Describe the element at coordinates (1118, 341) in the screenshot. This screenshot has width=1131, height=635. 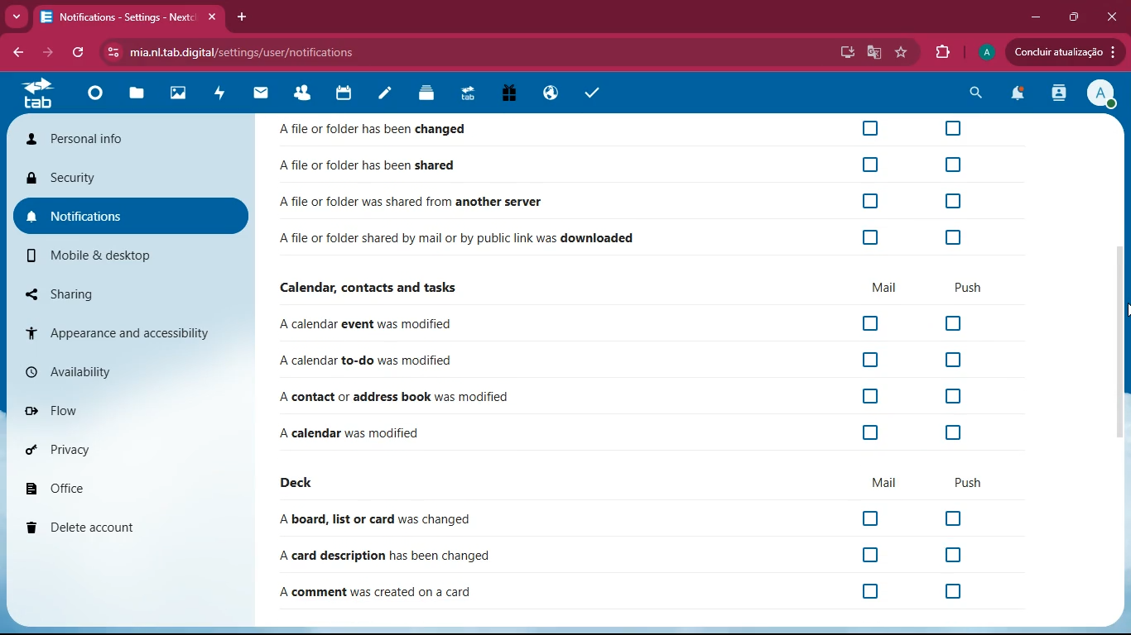
I see `scroll bar ` at that location.